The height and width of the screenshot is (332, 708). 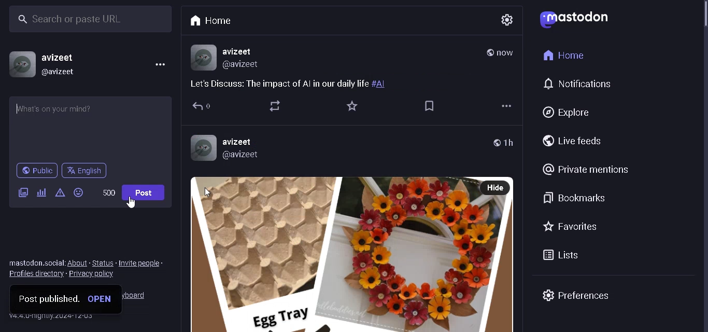 What do you see at coordinates (86, 170) in the screenshot?
I see `LANGUAGE` at bounding box center [86, 170].